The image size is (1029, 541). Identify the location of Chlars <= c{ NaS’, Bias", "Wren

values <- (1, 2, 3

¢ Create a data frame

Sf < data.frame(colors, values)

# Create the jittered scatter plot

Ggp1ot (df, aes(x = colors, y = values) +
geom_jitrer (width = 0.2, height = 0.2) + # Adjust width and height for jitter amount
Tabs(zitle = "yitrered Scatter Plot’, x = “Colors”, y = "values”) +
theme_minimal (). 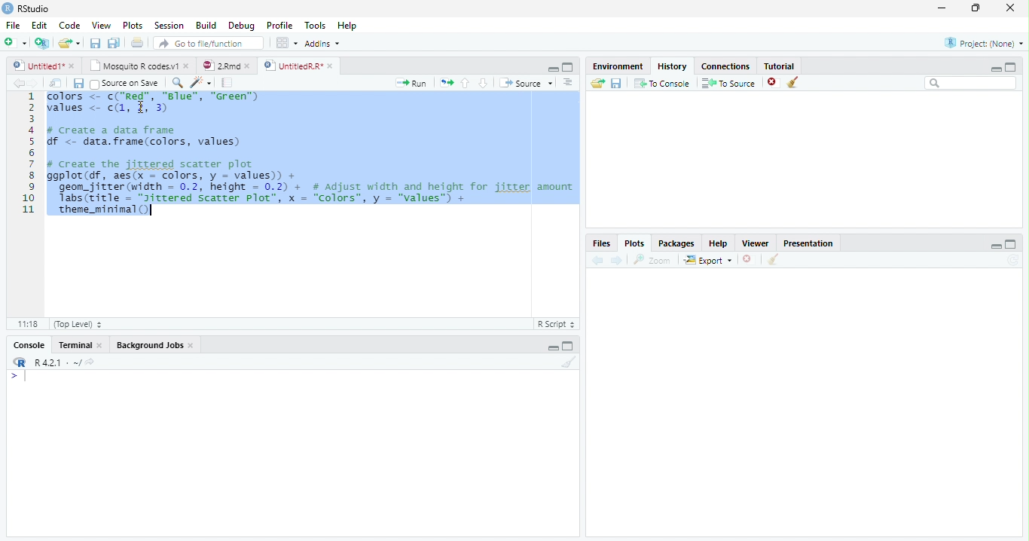
(313, 154).